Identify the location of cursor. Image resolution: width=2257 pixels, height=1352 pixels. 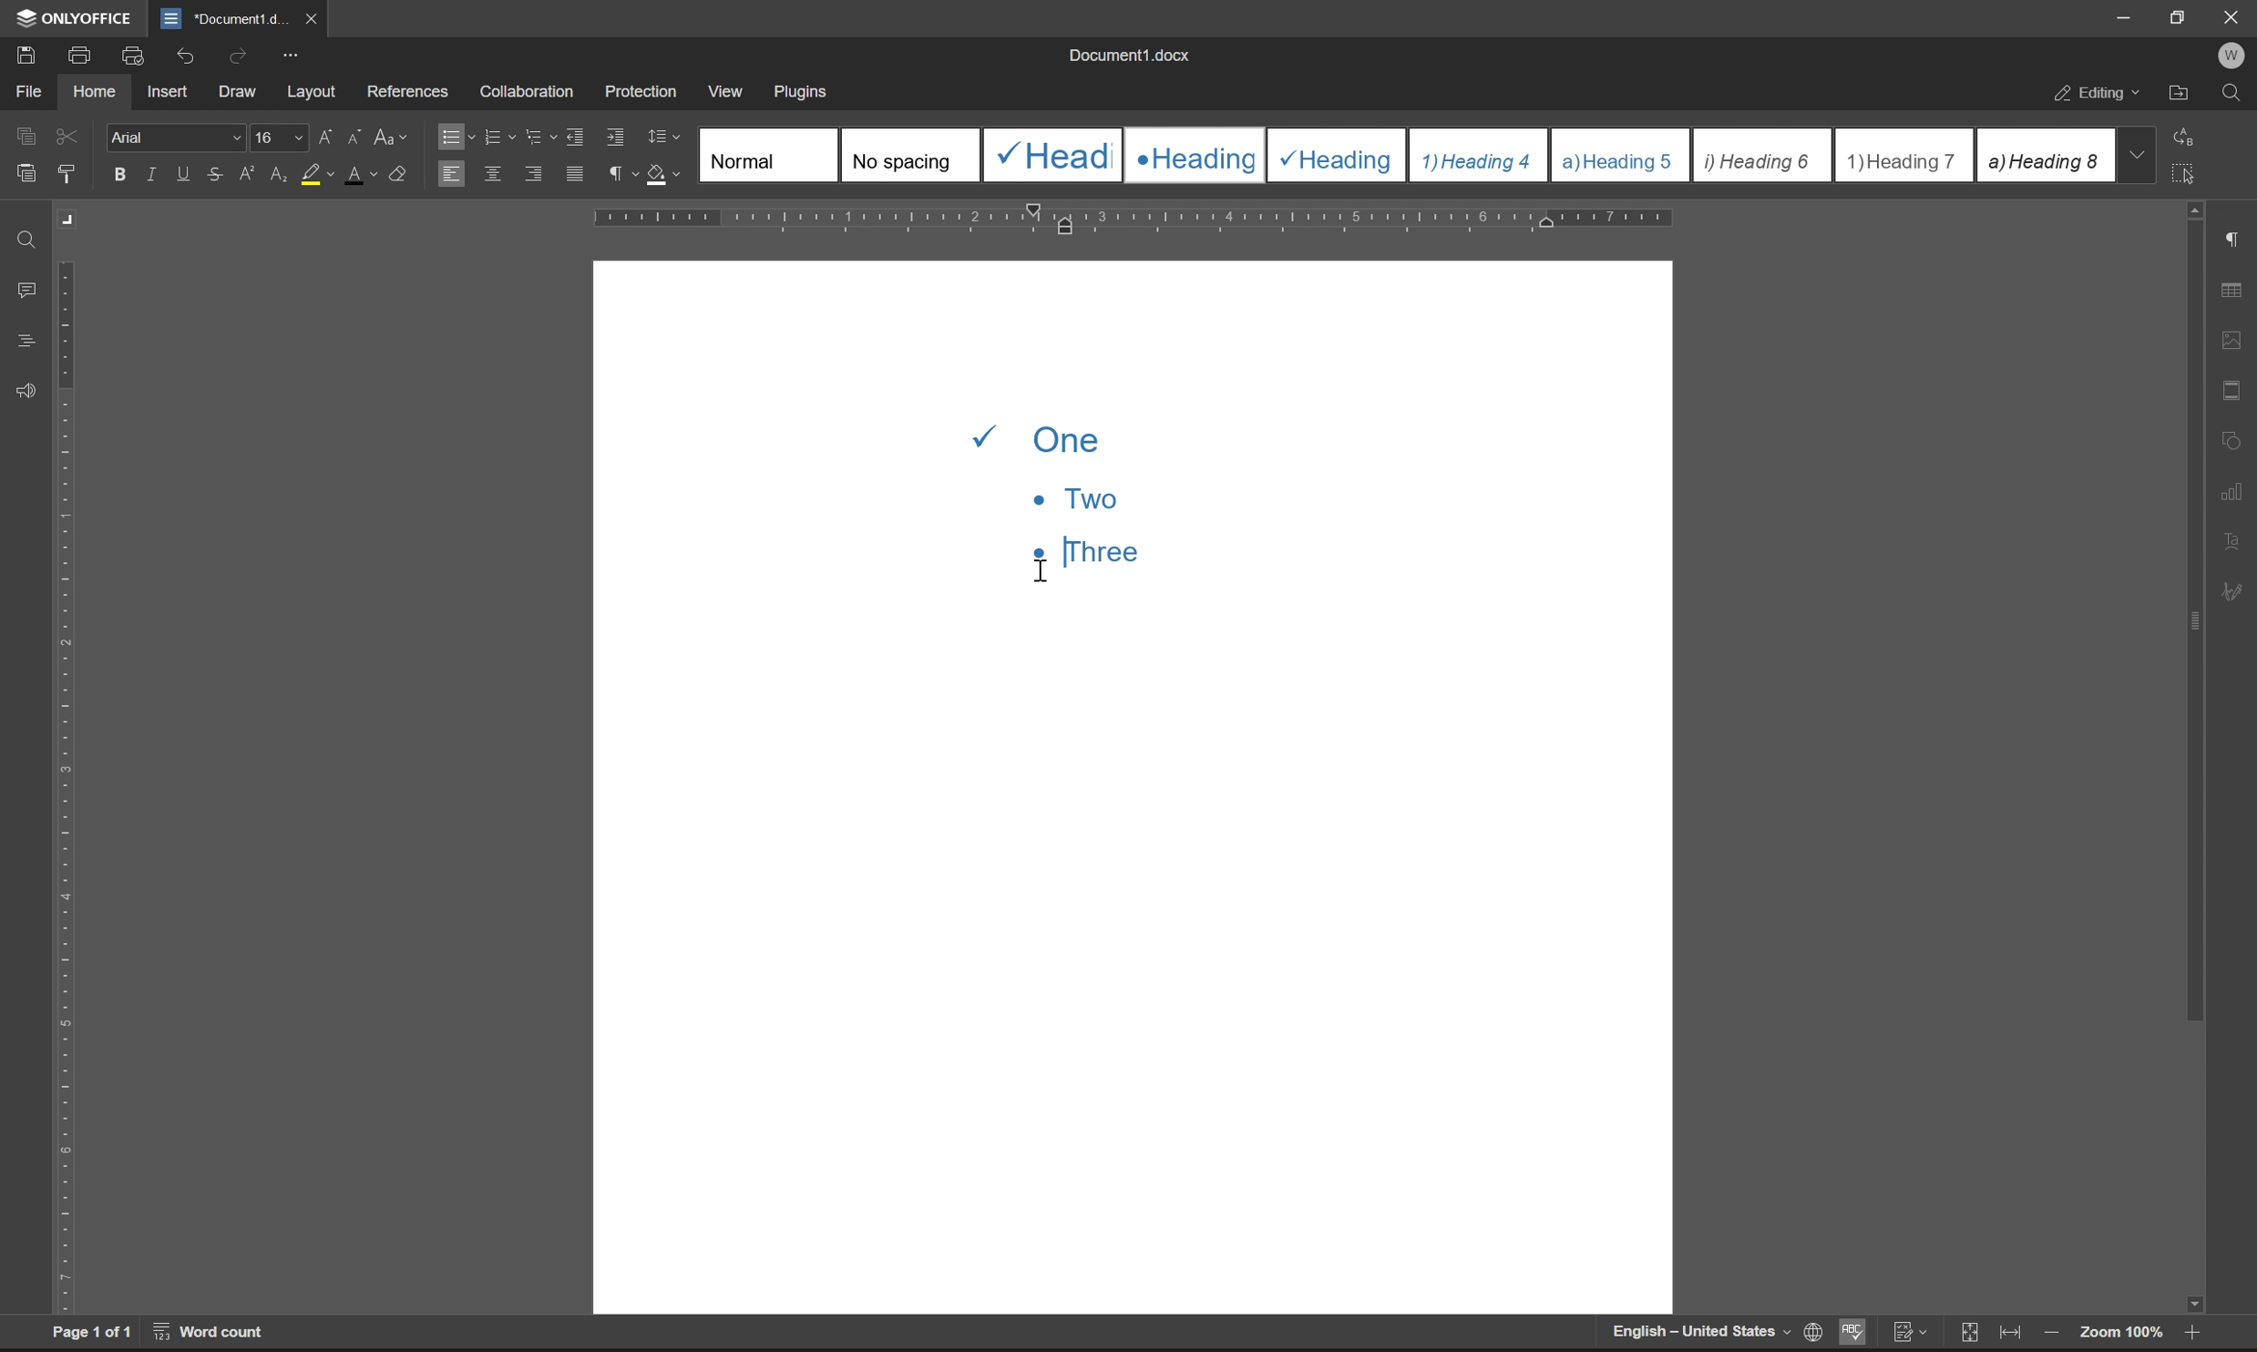
(1042, 570).